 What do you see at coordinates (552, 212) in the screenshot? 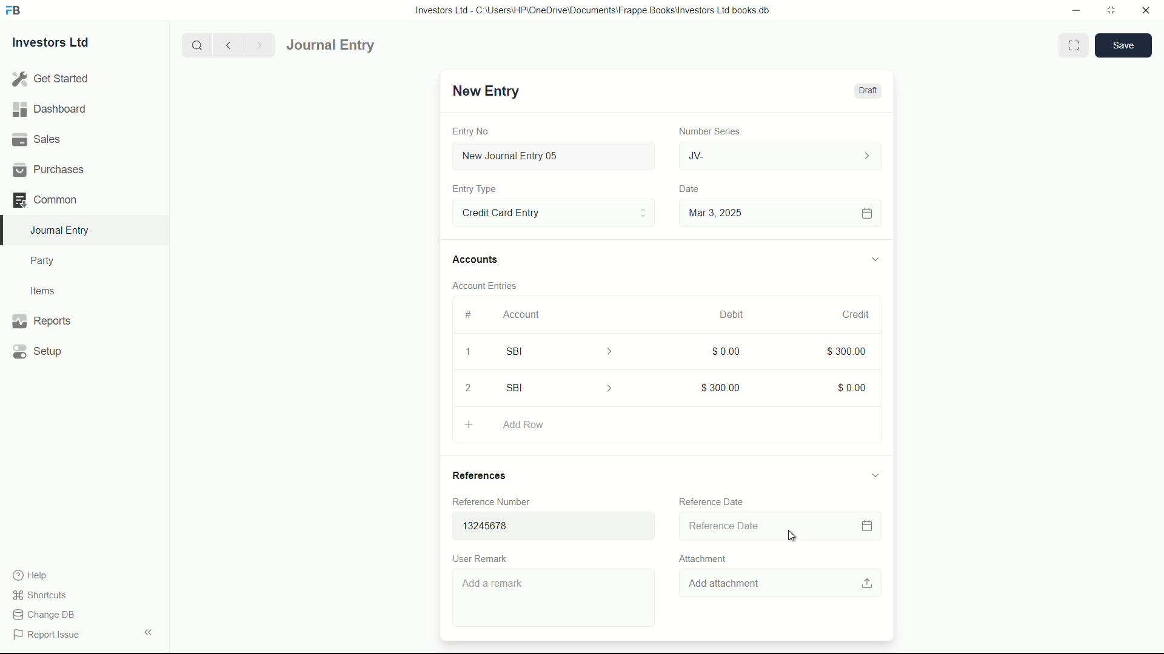
I see `Entry Type` at bounding box center [552, 212].